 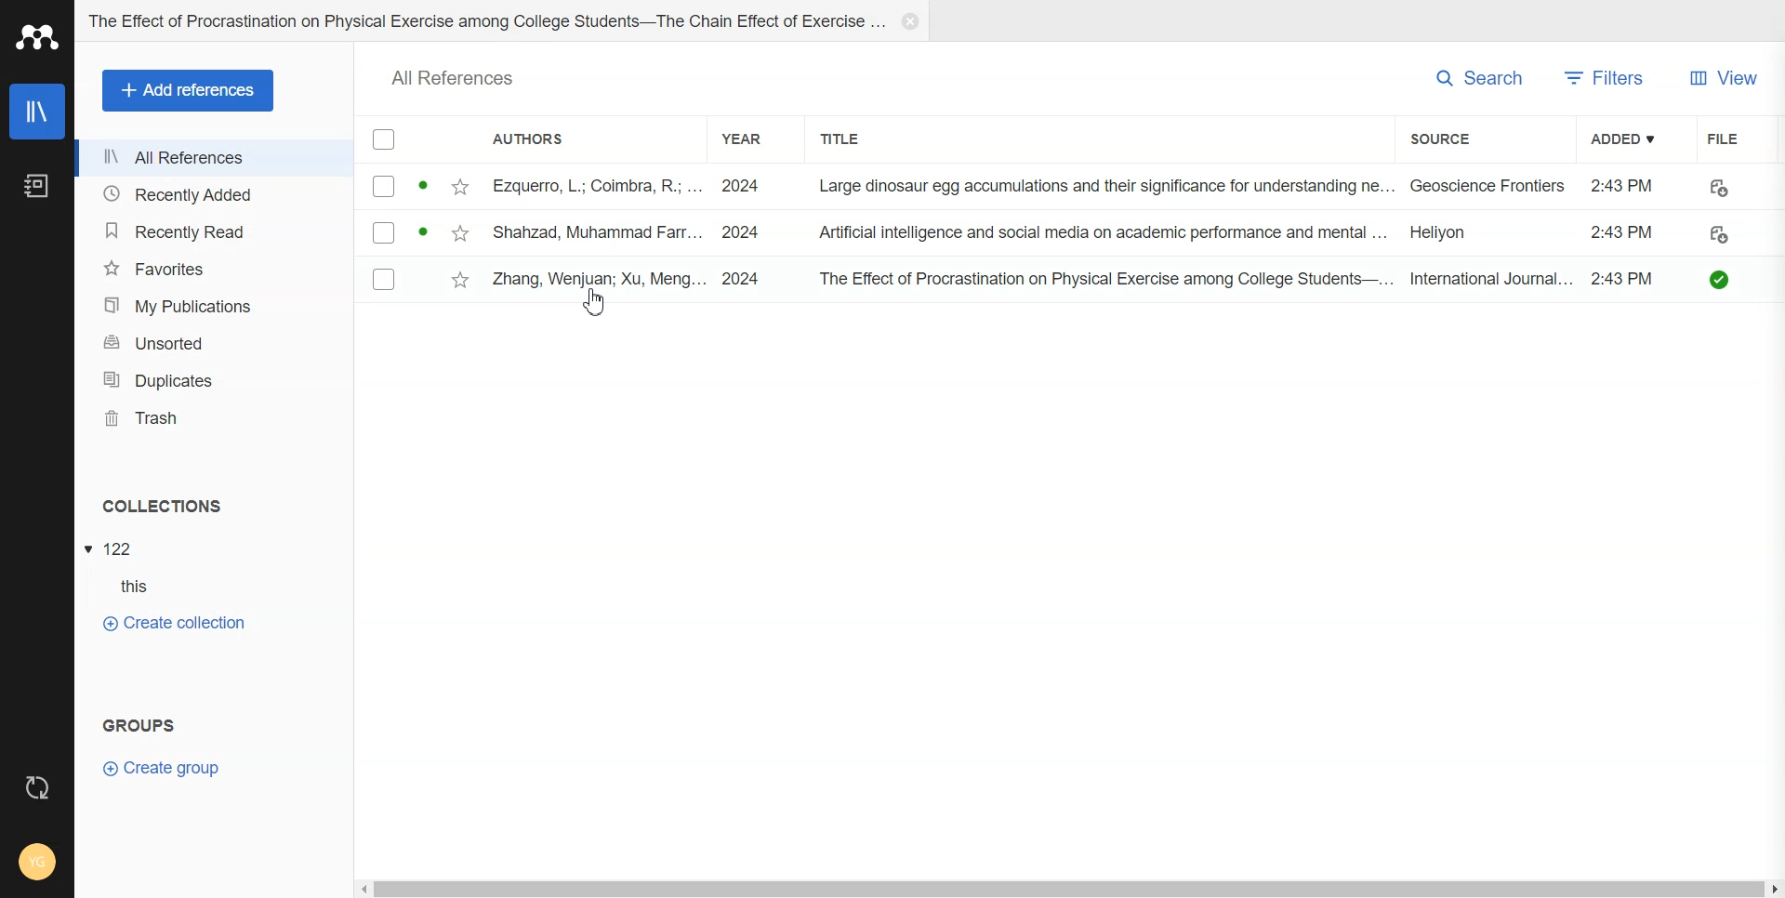 What do you see at coordinates (597, 277) in the screenshot?
I see `“Zhang, Wenjuan; Xu, Meng..` at bounding box center [597, 277].